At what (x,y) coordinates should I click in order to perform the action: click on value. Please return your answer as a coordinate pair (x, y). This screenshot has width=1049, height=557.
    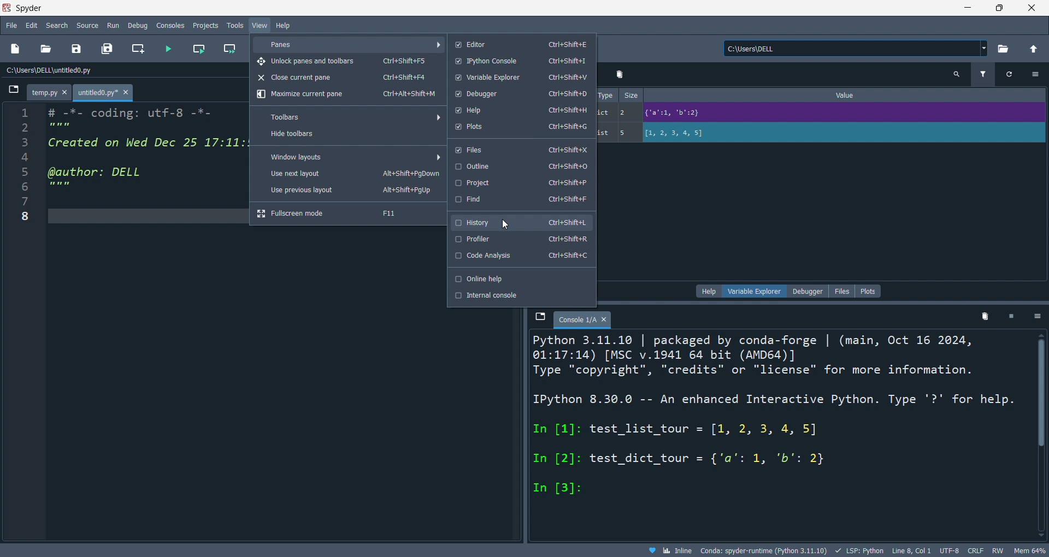
    Looking at the image, I should click on (848, 95).